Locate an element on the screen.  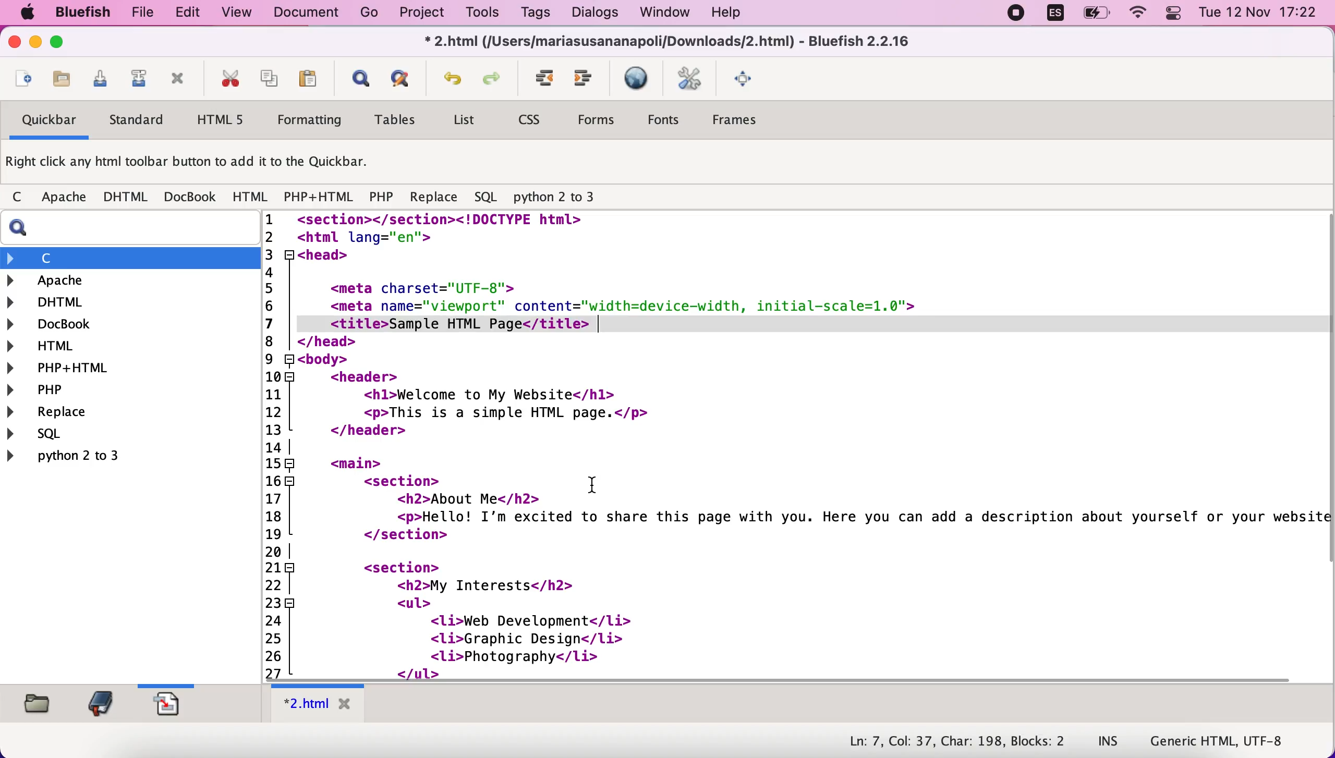
python 2 to 3 is located at coordinates (560, 196).